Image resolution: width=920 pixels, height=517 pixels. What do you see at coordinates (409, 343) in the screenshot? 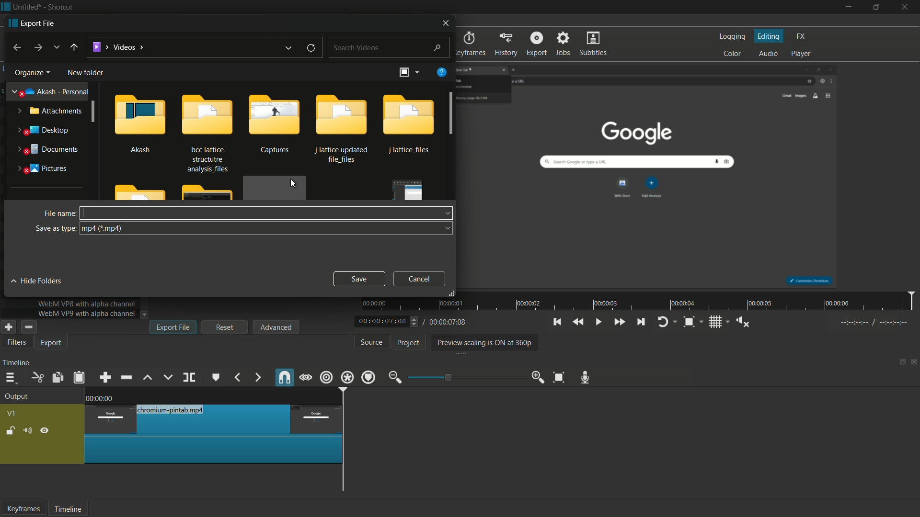
I see `project` at bounding box center [409, 343].